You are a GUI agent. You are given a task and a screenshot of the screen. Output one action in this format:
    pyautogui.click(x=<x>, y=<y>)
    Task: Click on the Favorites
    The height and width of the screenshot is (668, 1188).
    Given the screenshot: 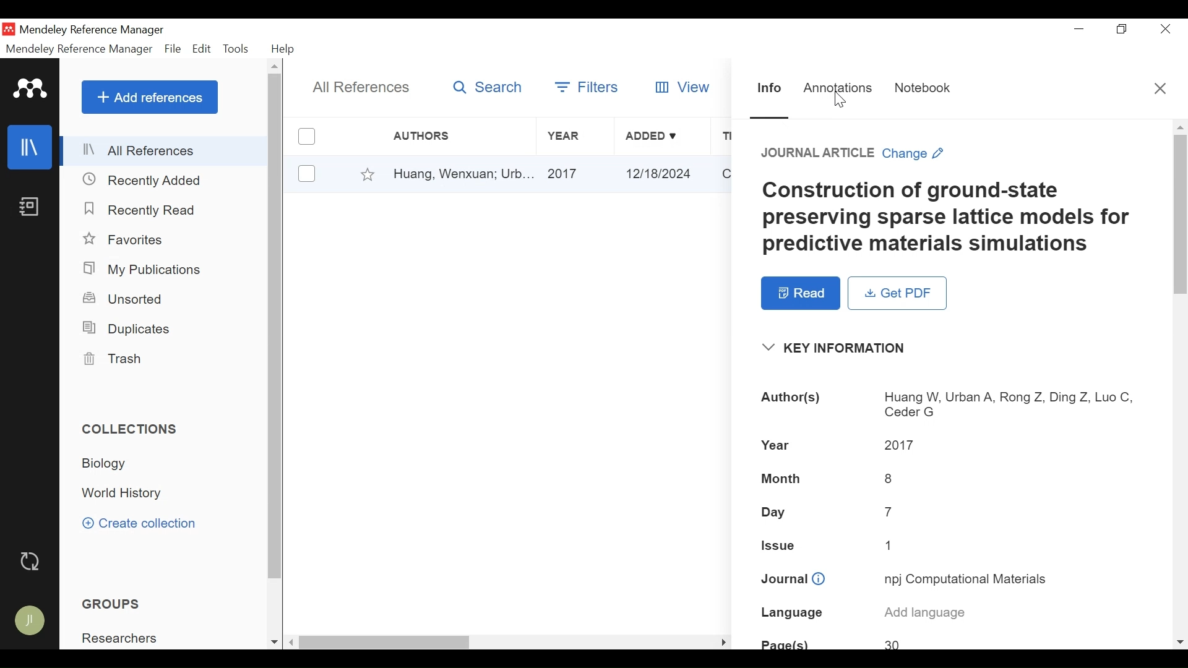 What is the action you would take?
    pyautogui.click(x=126, y=240)
    